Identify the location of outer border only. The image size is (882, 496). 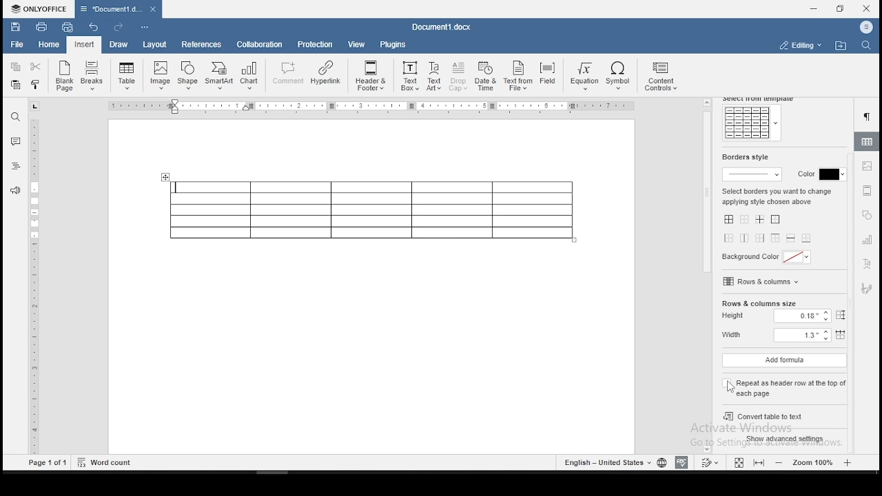
(777, 220).